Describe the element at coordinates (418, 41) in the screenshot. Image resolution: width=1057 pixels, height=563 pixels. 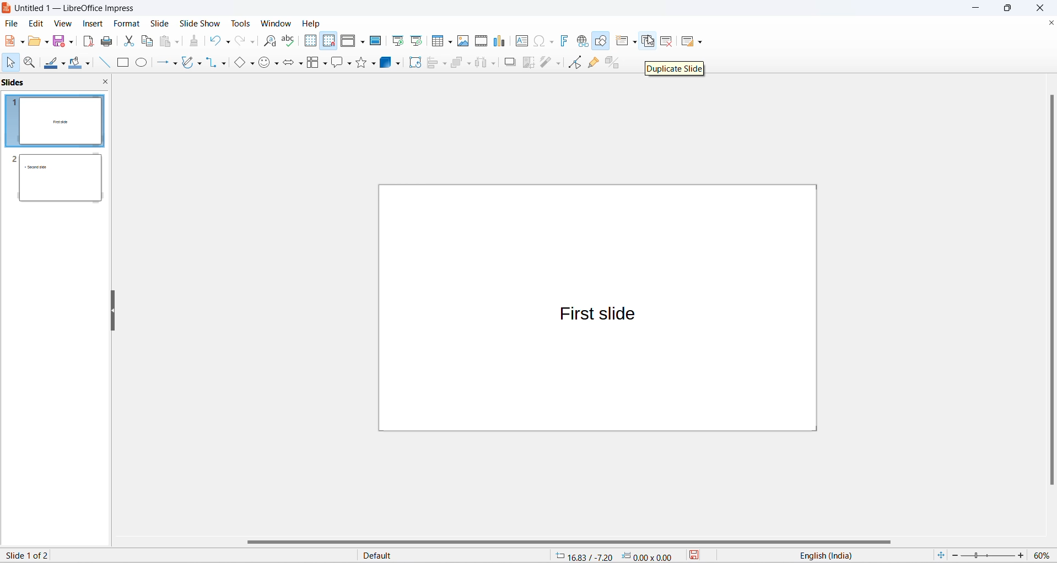
I see `start from current slide` at that location.